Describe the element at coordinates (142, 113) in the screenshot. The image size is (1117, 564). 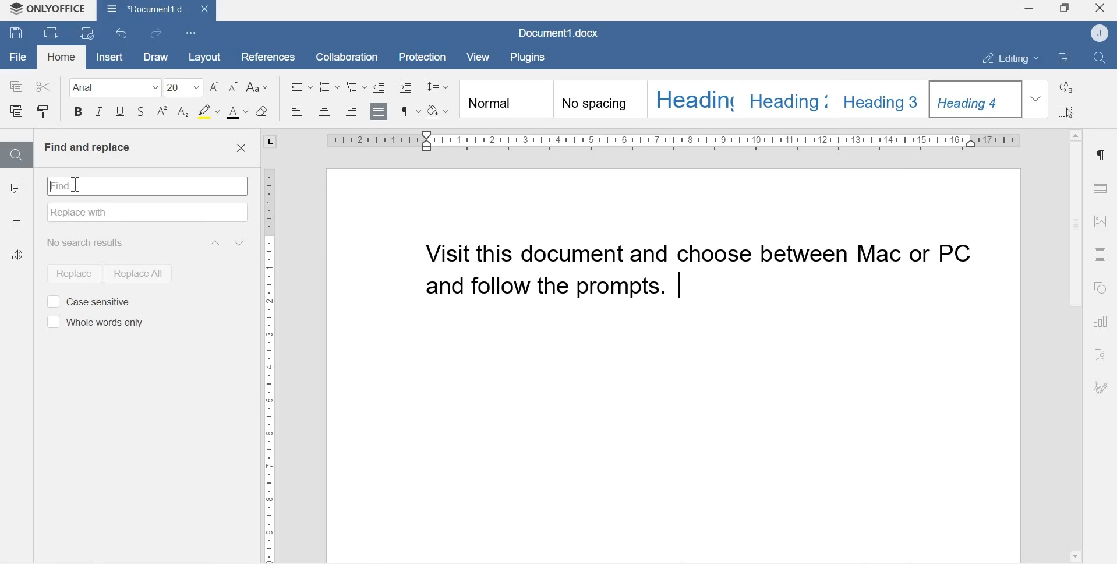
I see `Strikethrough` at that location.